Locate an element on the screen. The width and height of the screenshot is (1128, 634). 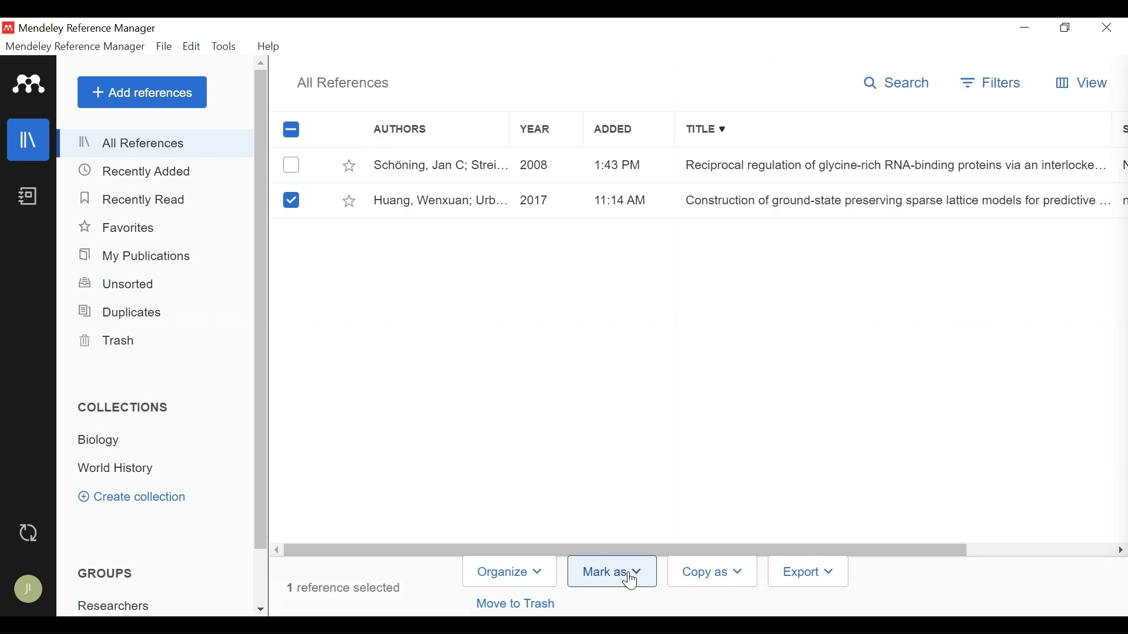
My Publications is located at coordinates (140, 257).